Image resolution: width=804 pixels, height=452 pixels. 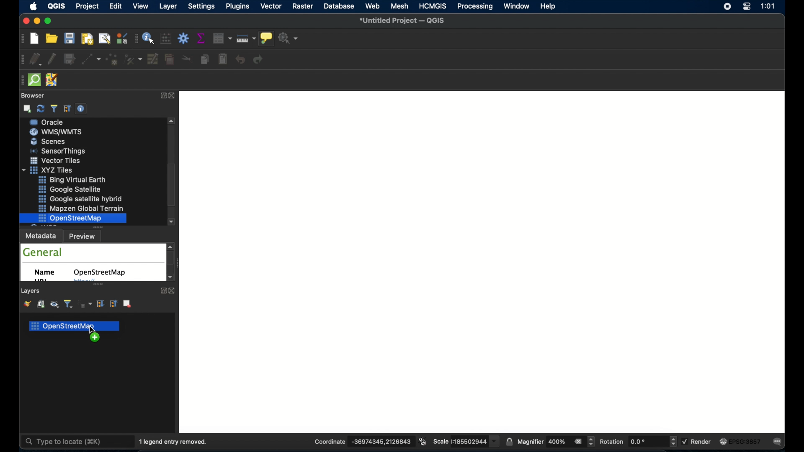 I want to click on show statistical summary, so click(x=201, y=38).